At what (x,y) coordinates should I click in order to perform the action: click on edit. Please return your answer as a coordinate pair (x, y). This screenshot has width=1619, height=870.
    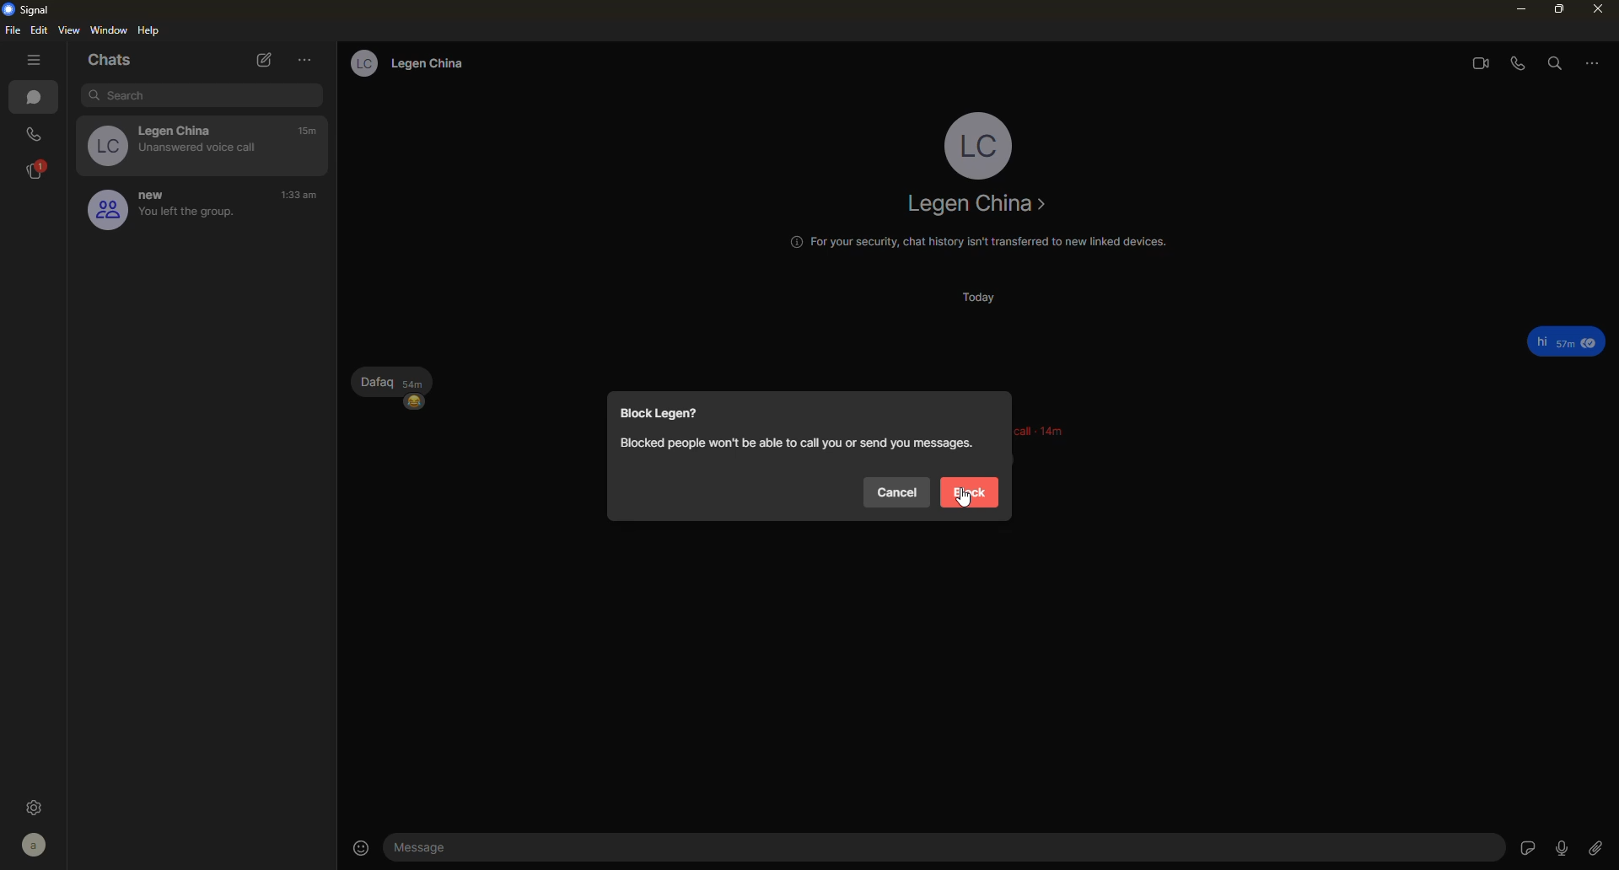
    Looking at the image, I should click on (40, 30).